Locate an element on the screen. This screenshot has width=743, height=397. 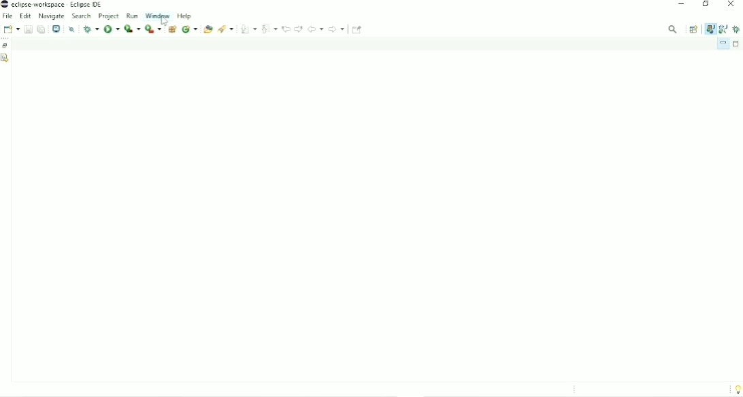
Java Browsing is located at coordinates (723, 29).